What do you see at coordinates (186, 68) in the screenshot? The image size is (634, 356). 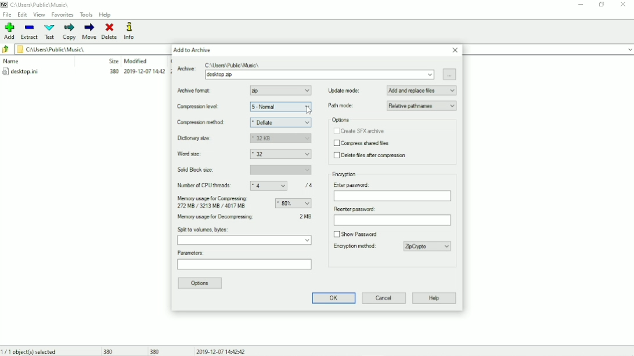 I see `Active` at bounding box center [186, 68].